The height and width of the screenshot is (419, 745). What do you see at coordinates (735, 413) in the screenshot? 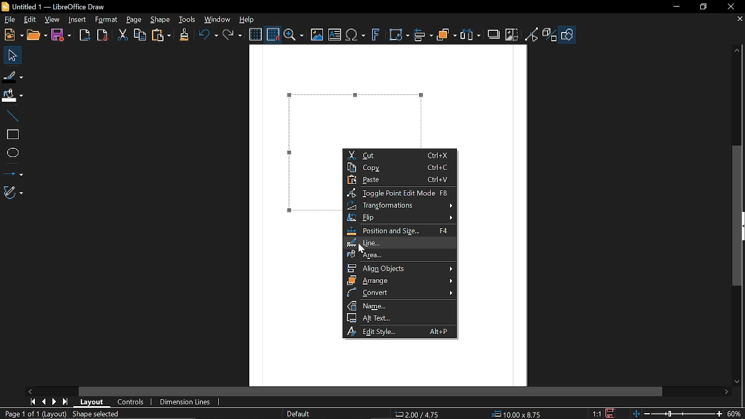
I see `Current zoom` at bounding box center [735, 413].